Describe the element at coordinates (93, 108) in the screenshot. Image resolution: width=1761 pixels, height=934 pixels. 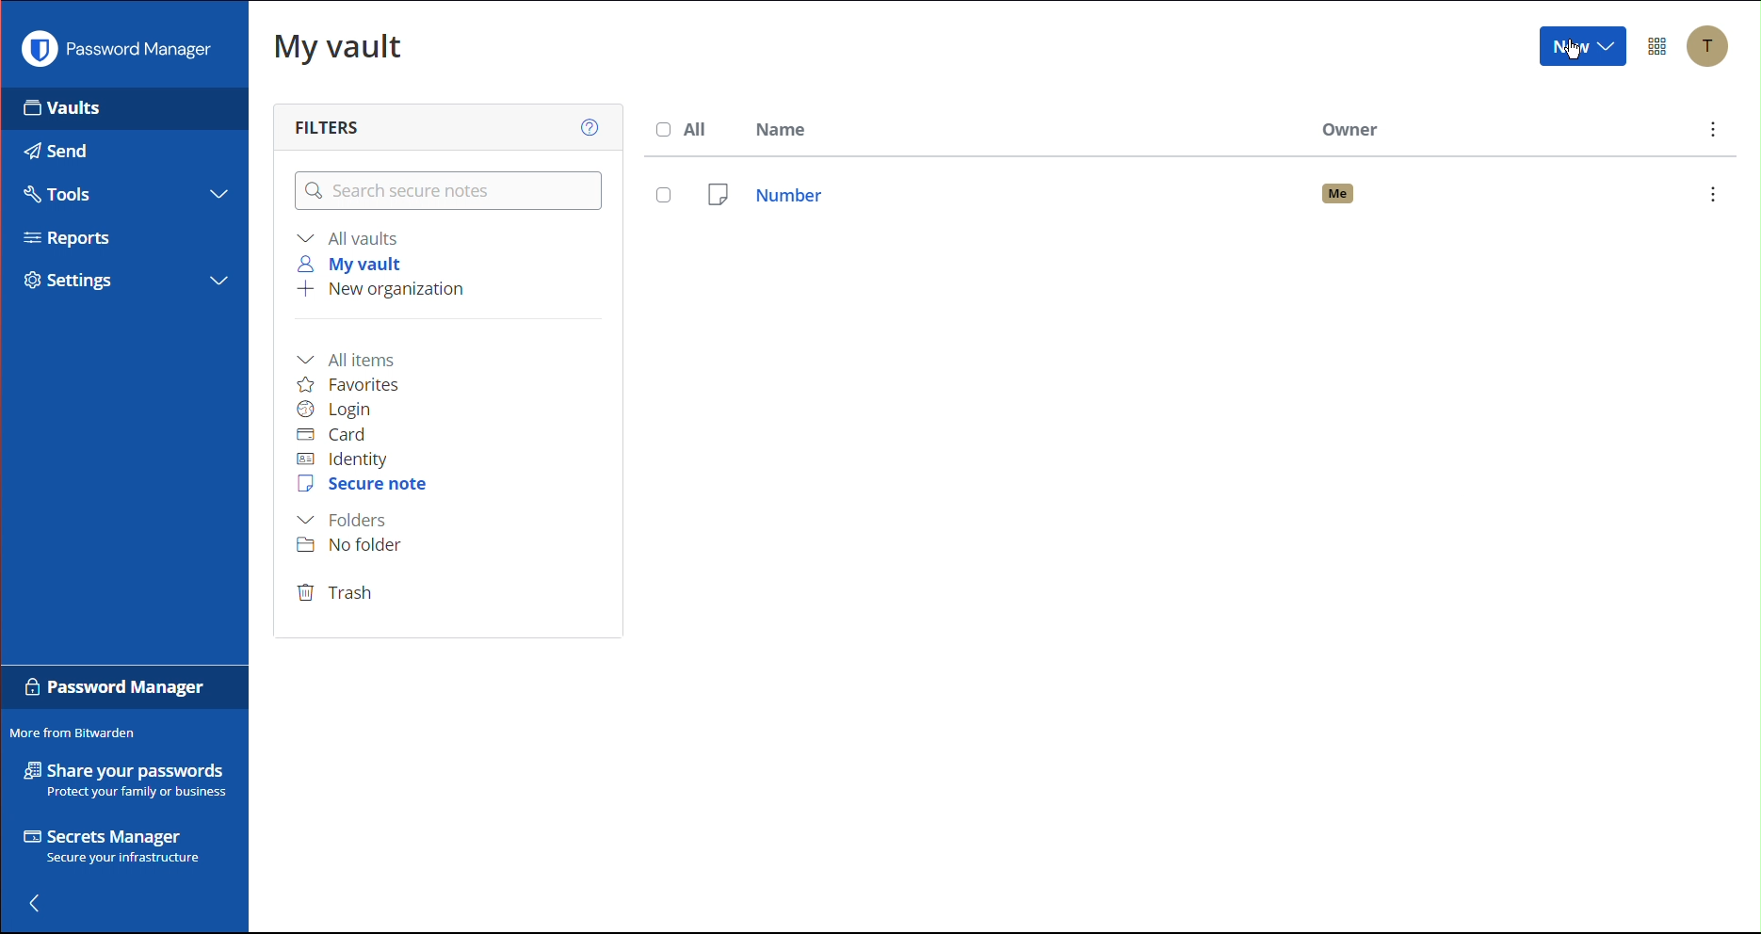
I see `Vaults` at that location.